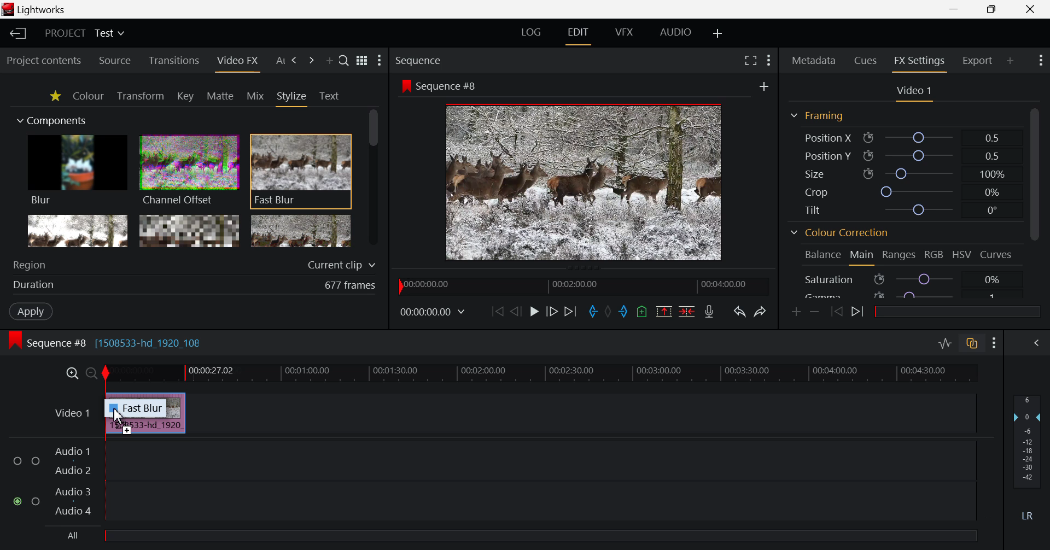 The height and width of the screenshot is (550, 1050). Describe the element at coordinates (993, 9) in the screenshot. I see `Minimize` at that location.